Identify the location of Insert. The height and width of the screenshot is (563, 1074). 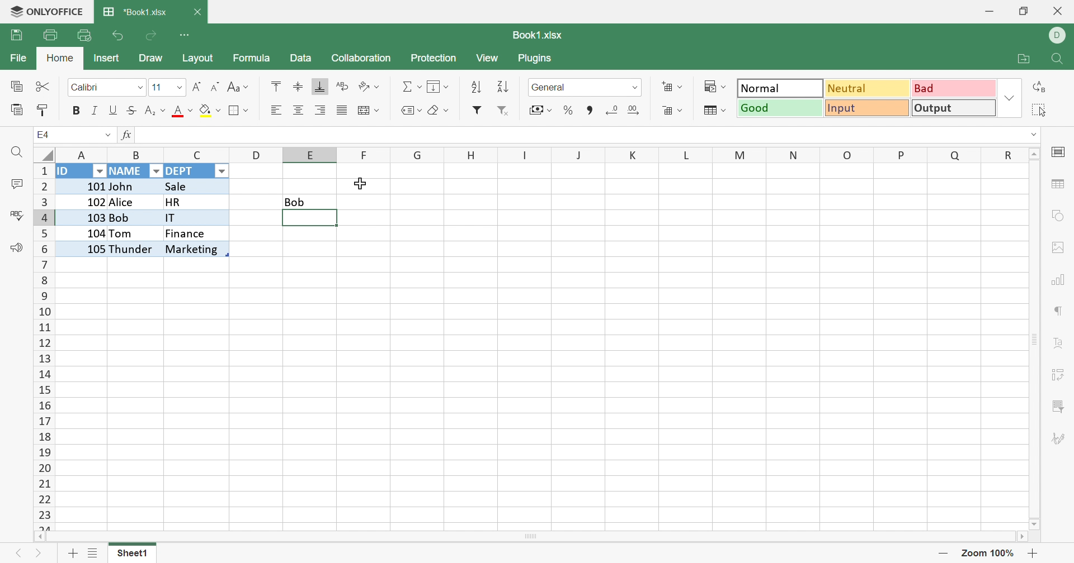
(110, 59).